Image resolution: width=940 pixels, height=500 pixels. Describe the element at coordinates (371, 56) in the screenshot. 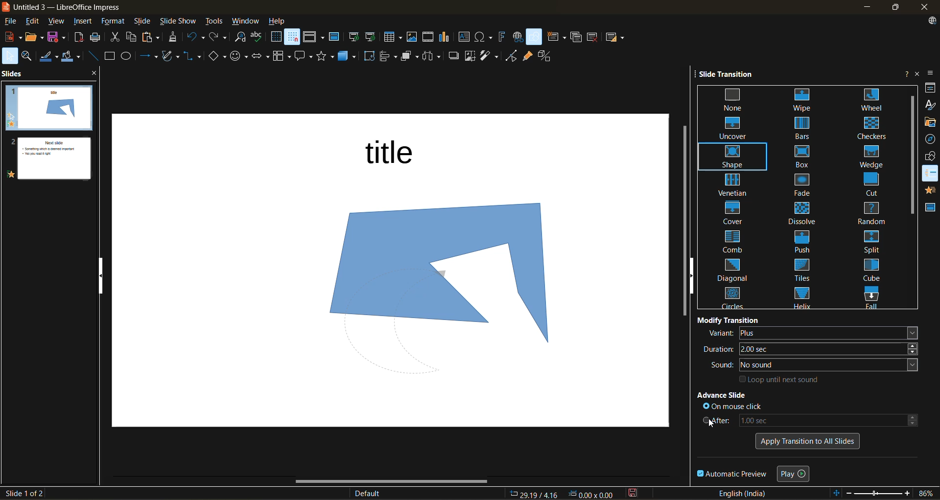

I see `rotate` at that location.